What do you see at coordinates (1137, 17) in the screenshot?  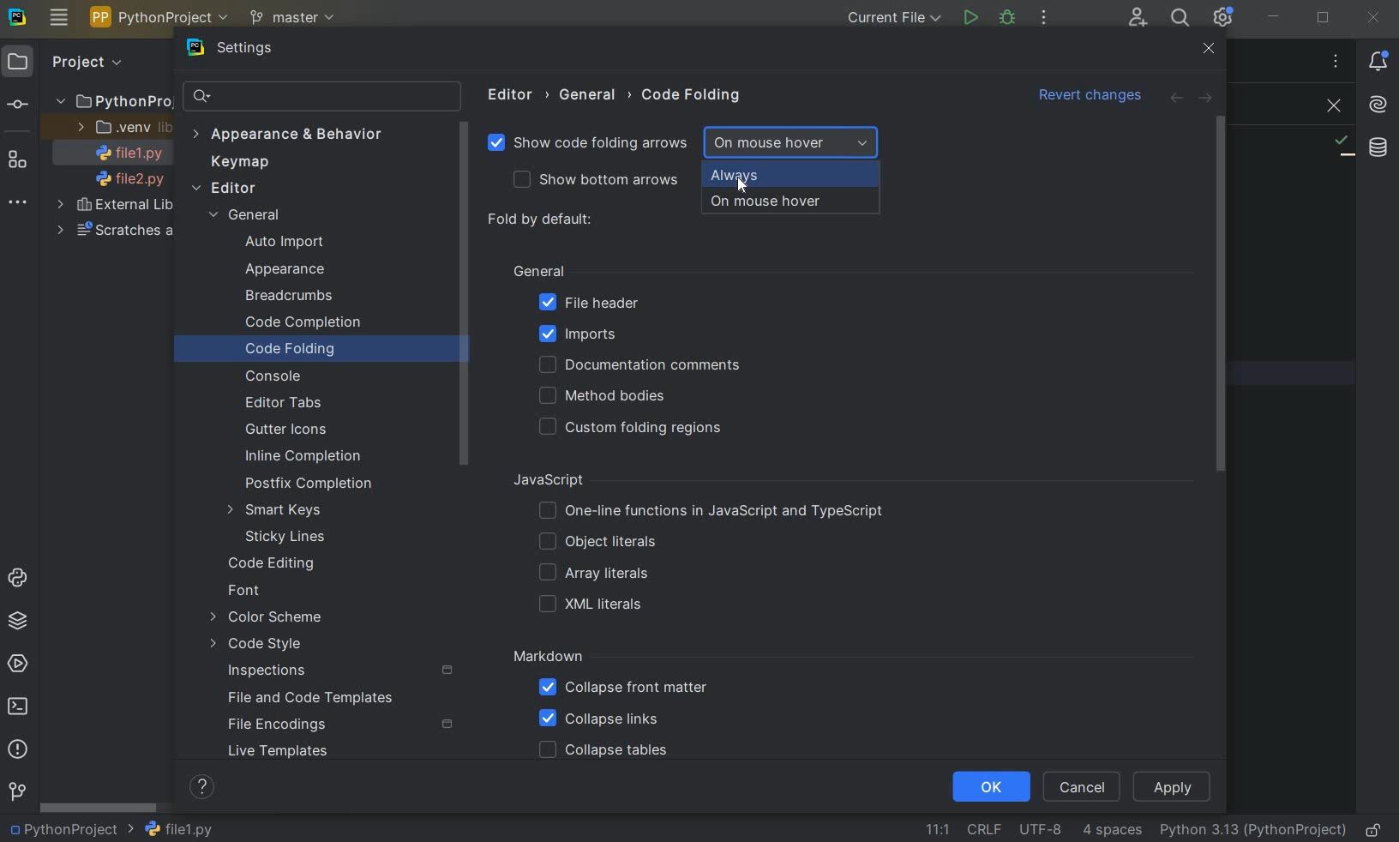 I see `CODE WITH ME` at bounding box center [1137, 17].